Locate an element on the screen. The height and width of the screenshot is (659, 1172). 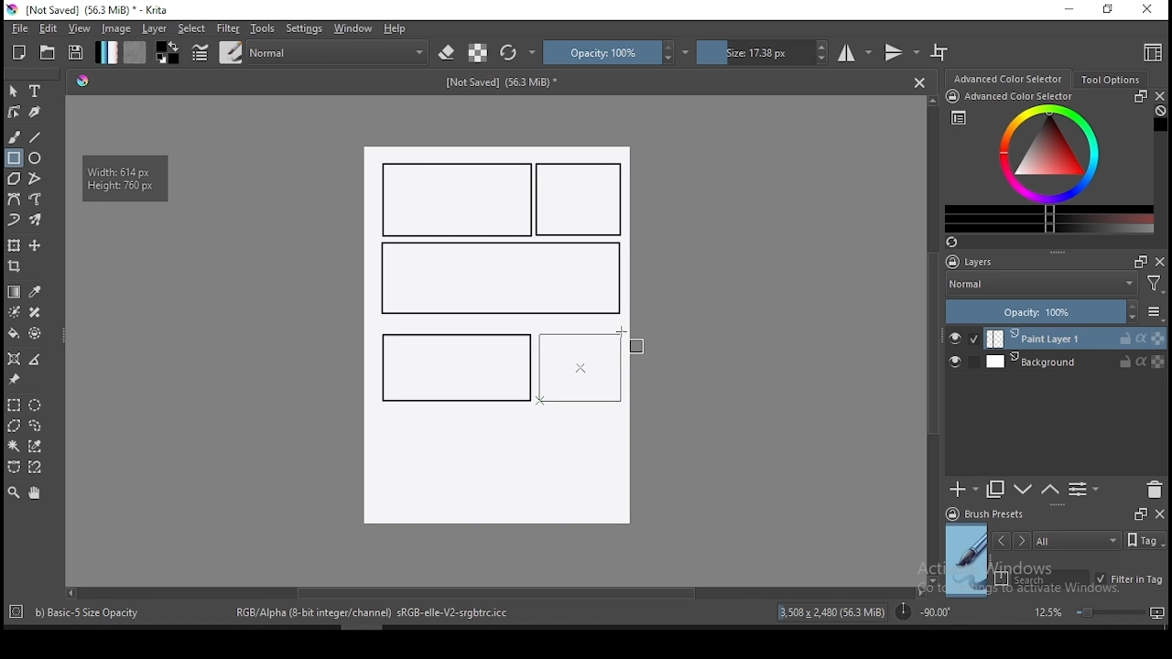
Target is located at coordinates (17, 612).